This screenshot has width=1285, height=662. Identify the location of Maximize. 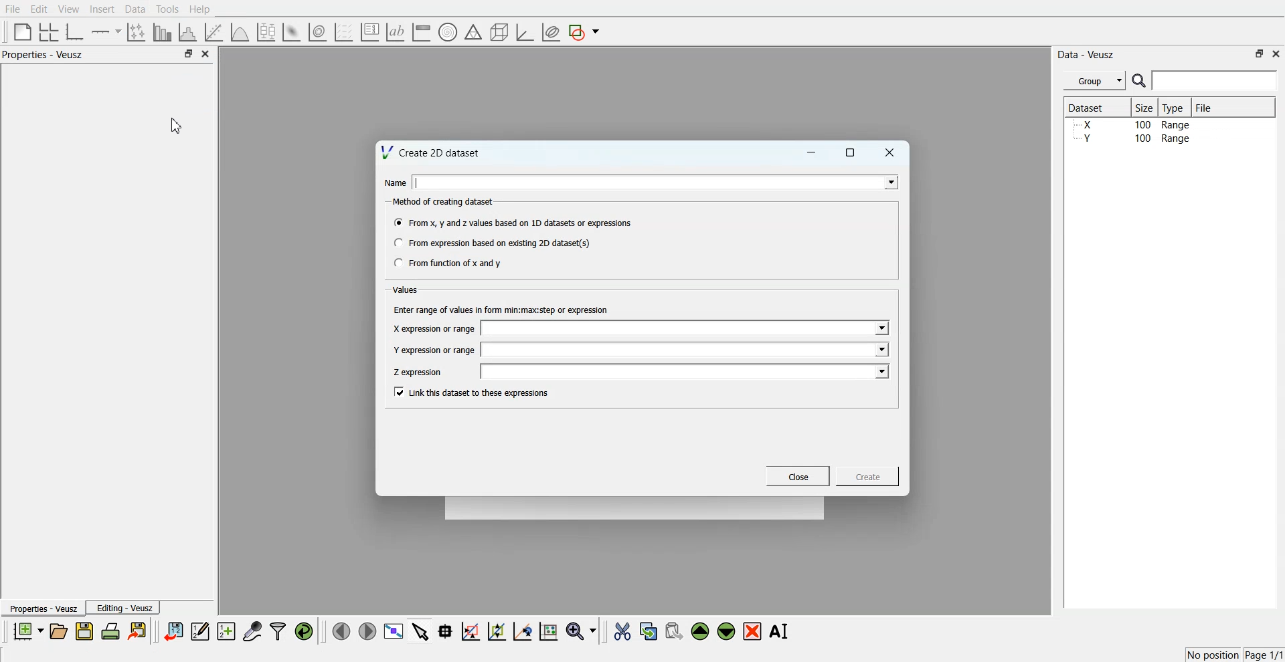
(188, 53).